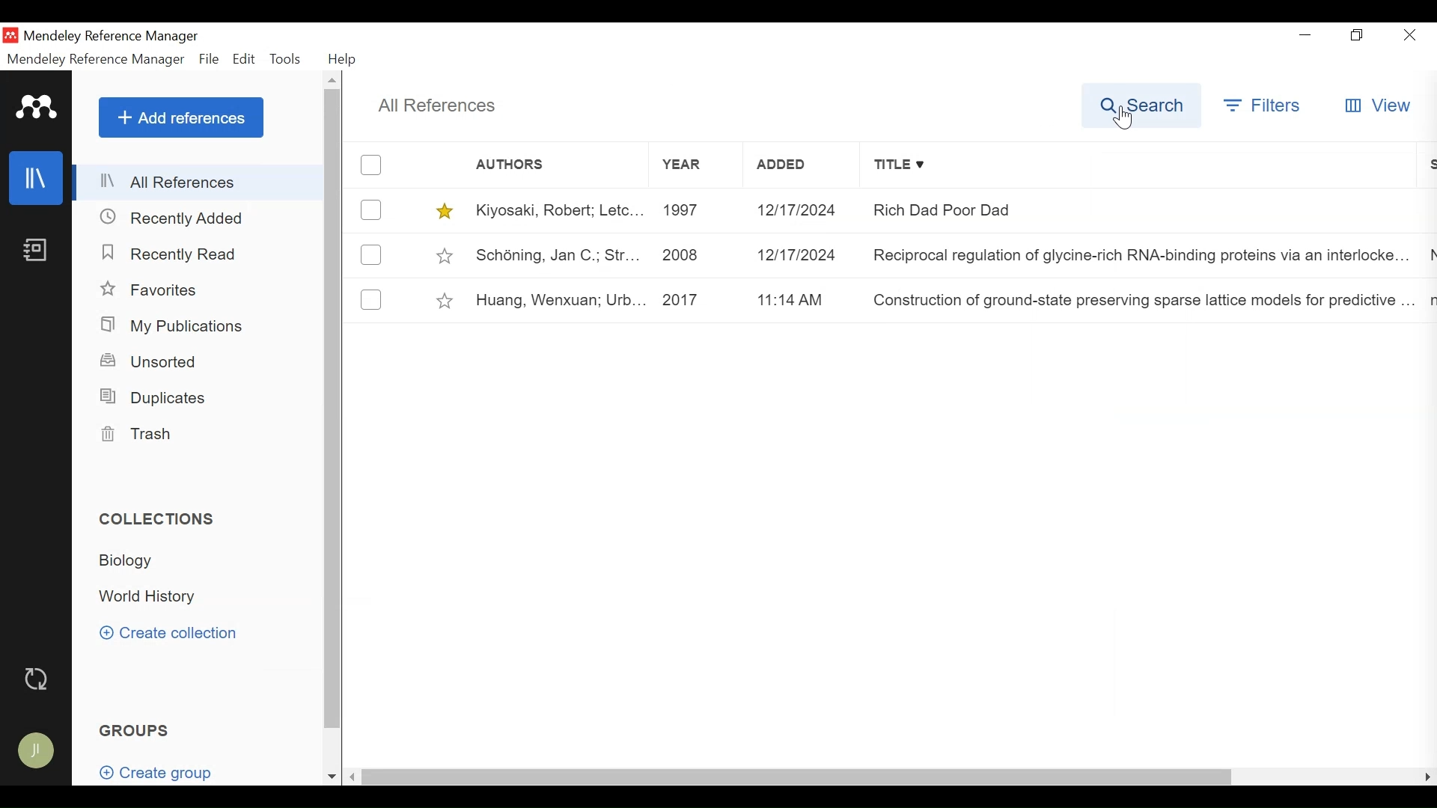  Describe the element at coordinates (141, 434) in the screenshot. I see `Trash` at that location.